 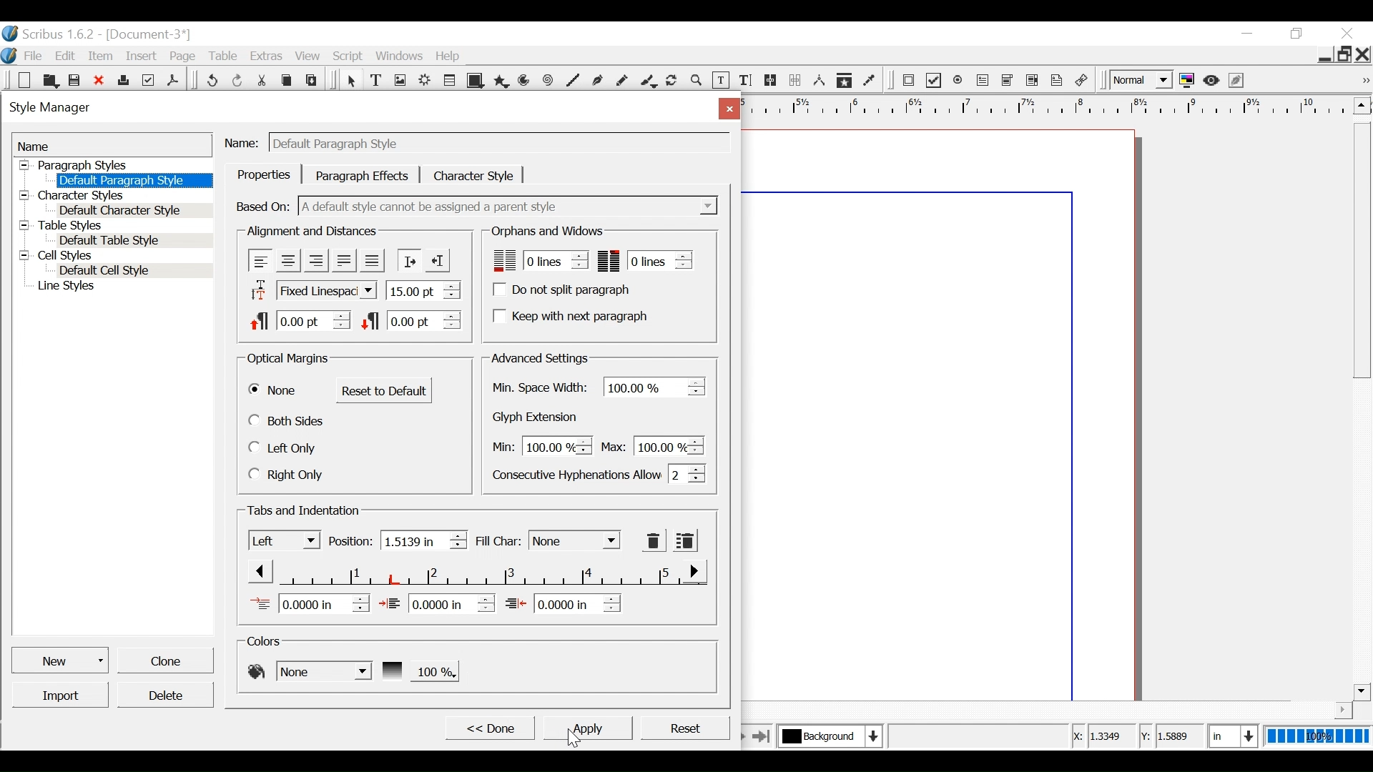 What do you see at coordinates (363, 174) in the screenshot?
I see `Paragraph effects` at bounding box center [363, 174].